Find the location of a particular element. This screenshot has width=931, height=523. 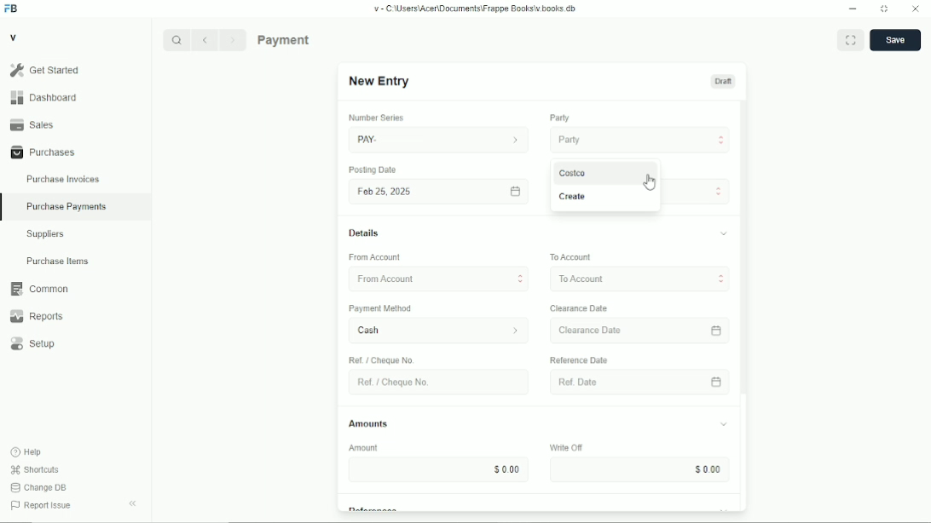

Suppliers is located at coordinates (76, 234).